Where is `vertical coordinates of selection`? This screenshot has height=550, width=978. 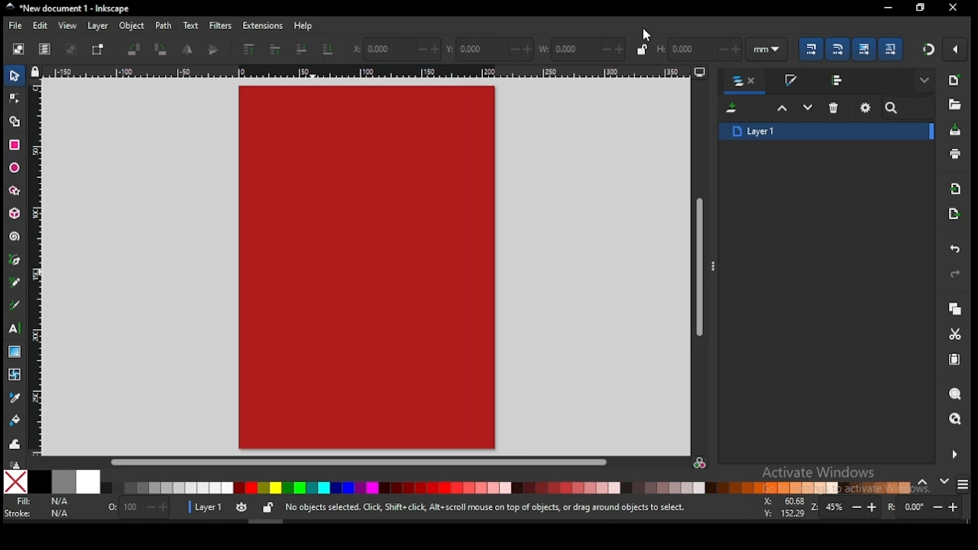 vertical coordinates of selection is located at coordinates (491, 50).